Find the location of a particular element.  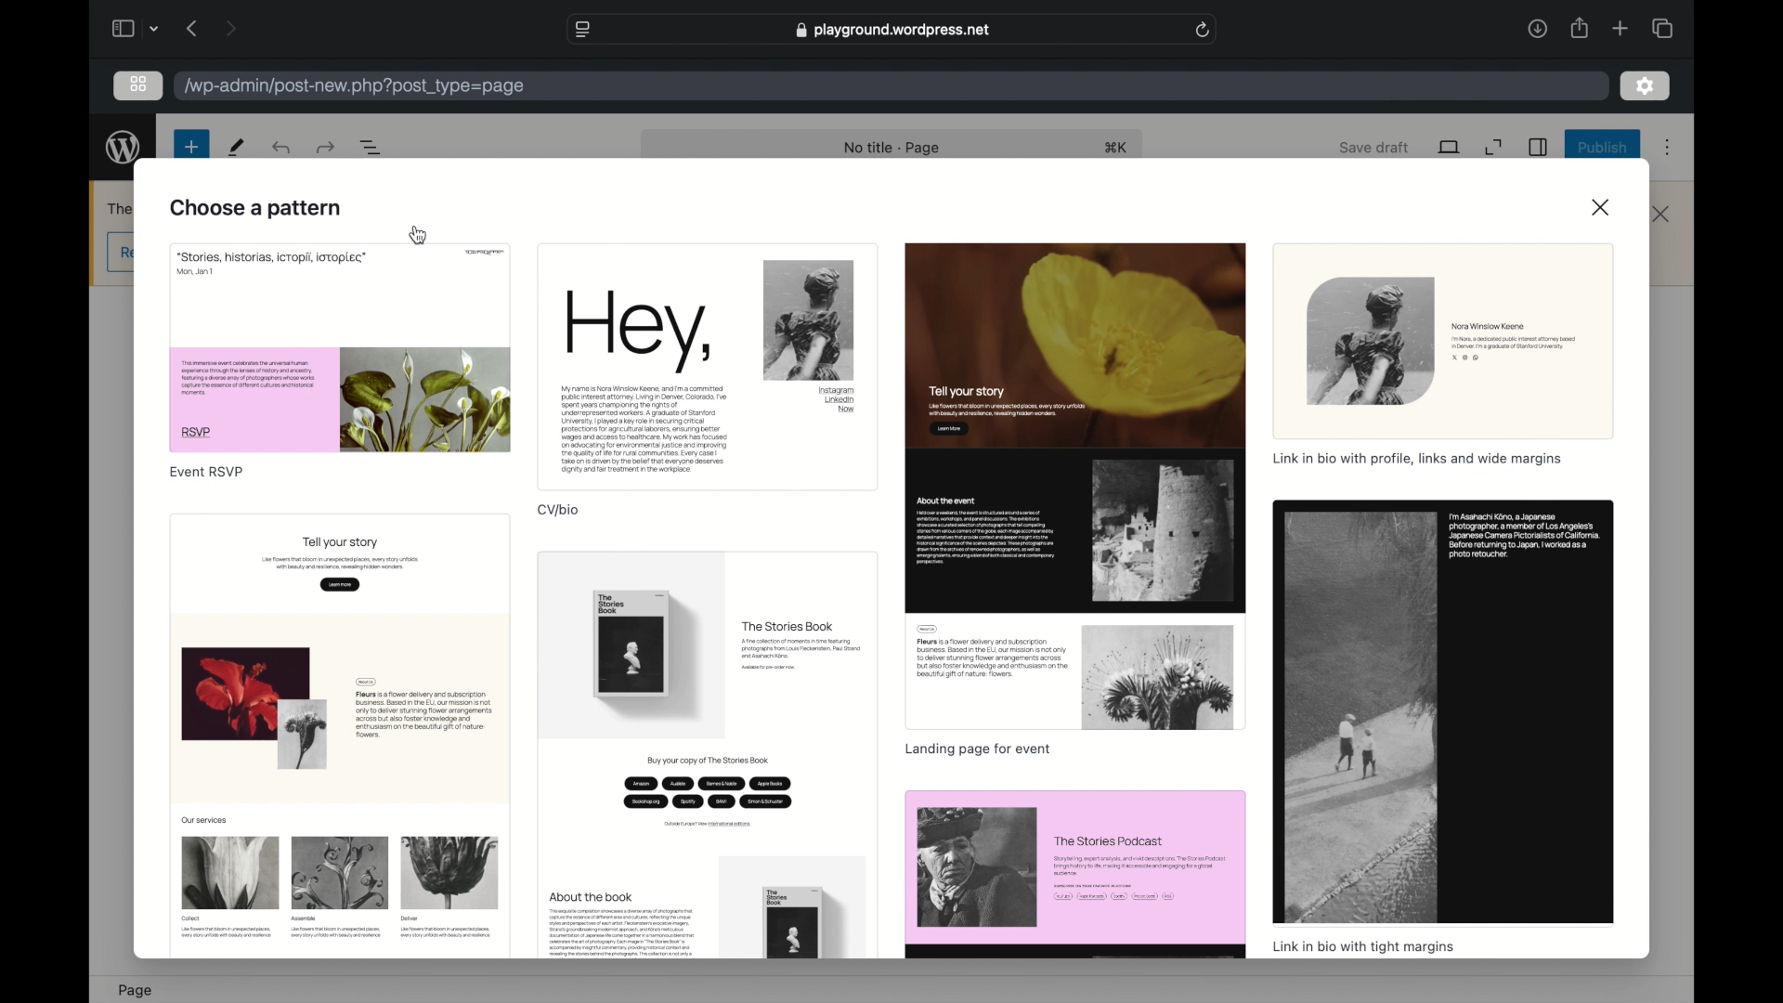

cv/bio is located at coordinates (558, 510).